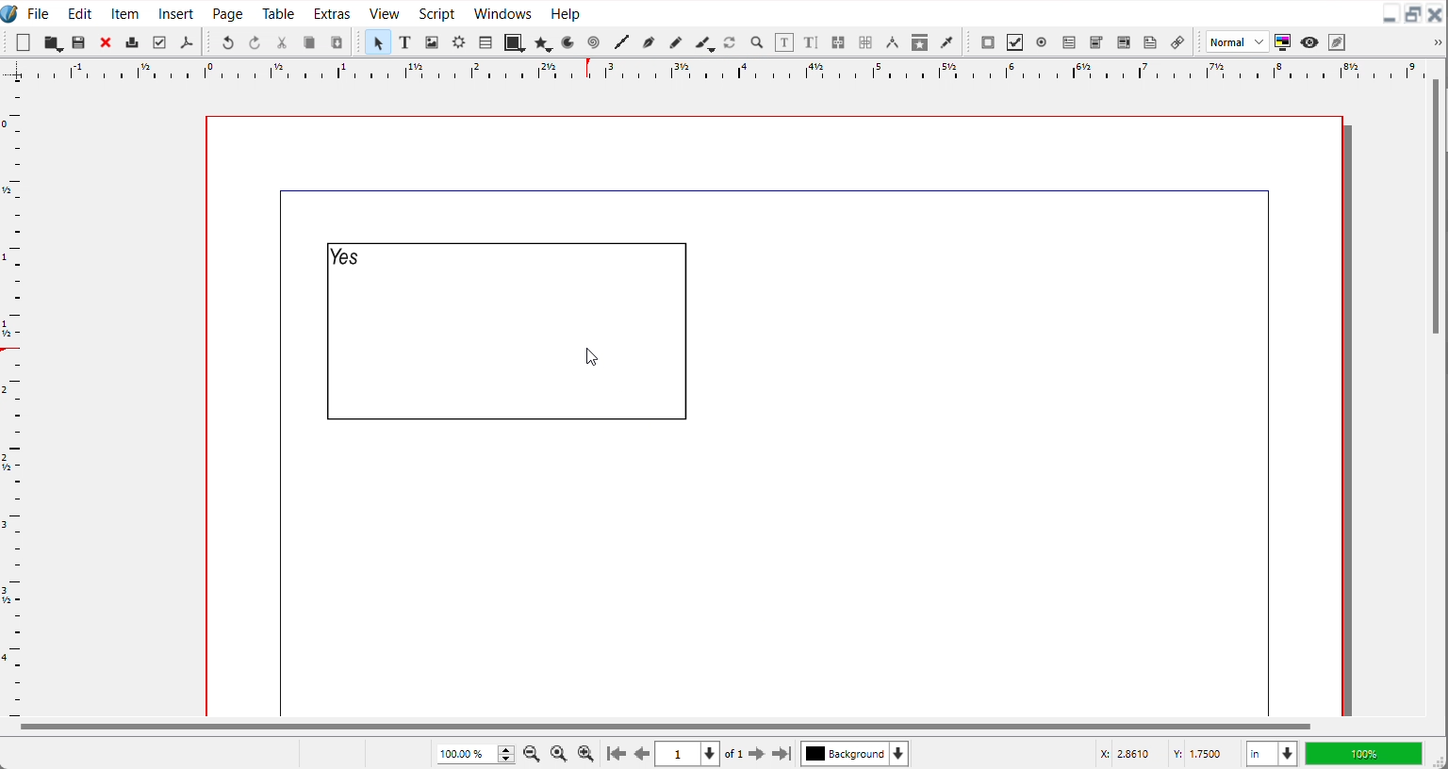  Describe the element at coordinates (1041, 42) in the screenshot. I see `PDF radio button` at that location.